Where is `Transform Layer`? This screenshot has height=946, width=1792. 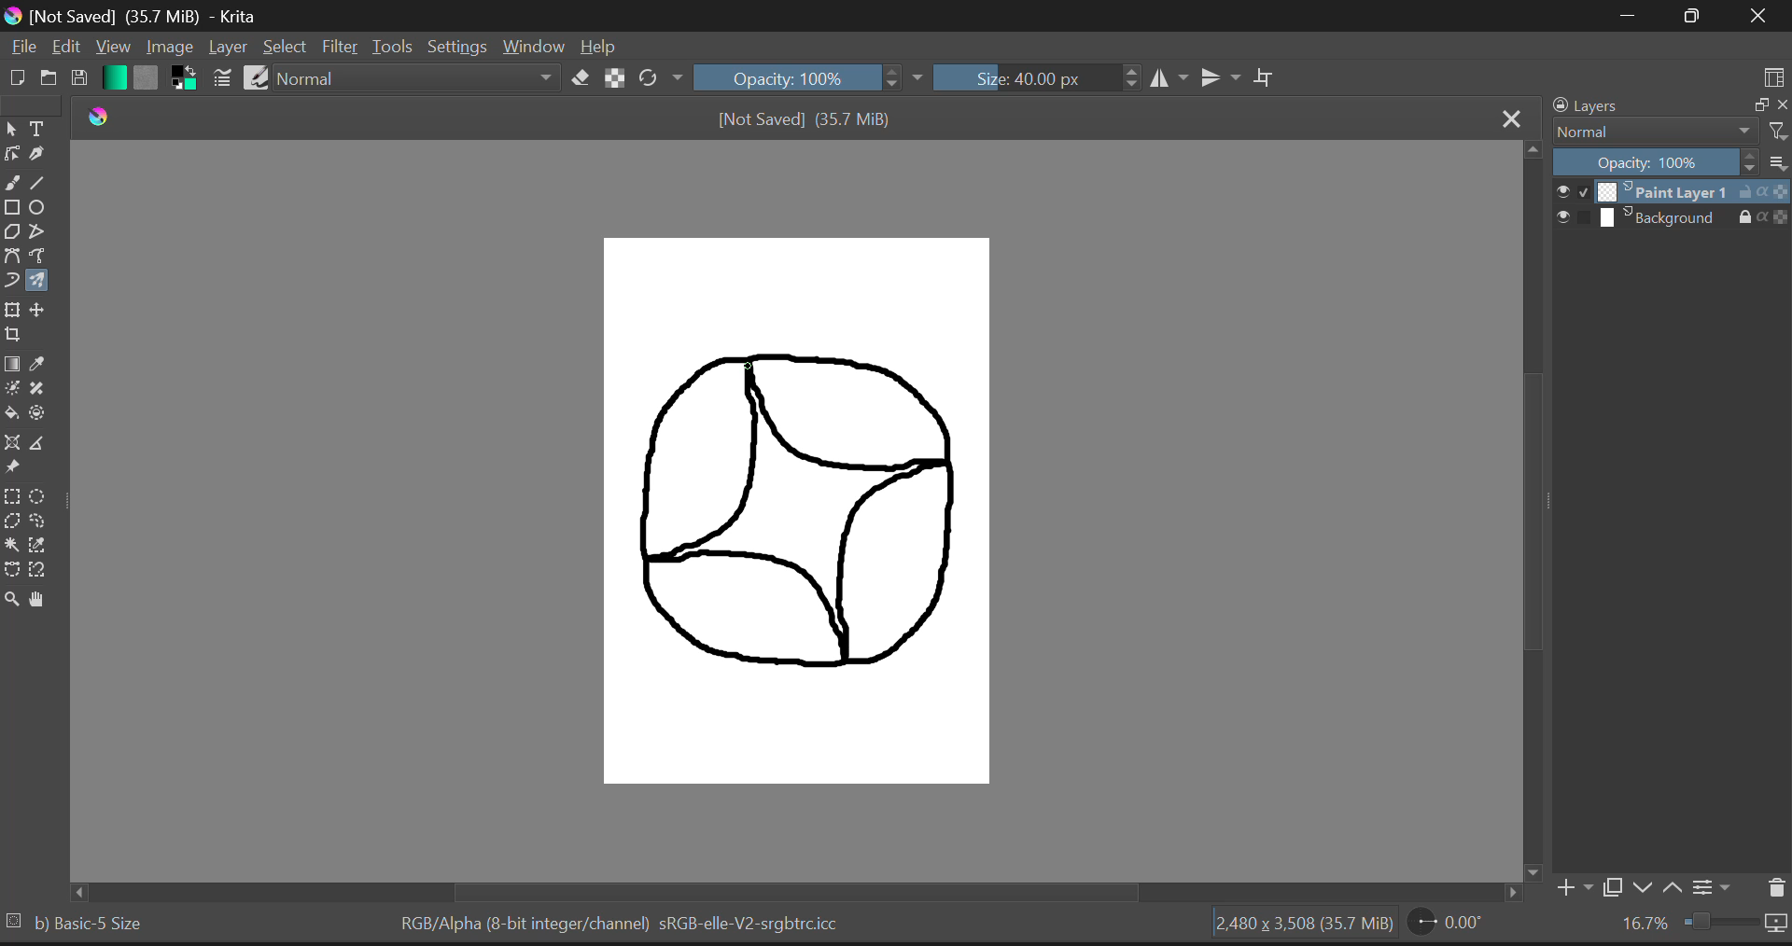
Transform Layer is located at coordinates (11, 310).